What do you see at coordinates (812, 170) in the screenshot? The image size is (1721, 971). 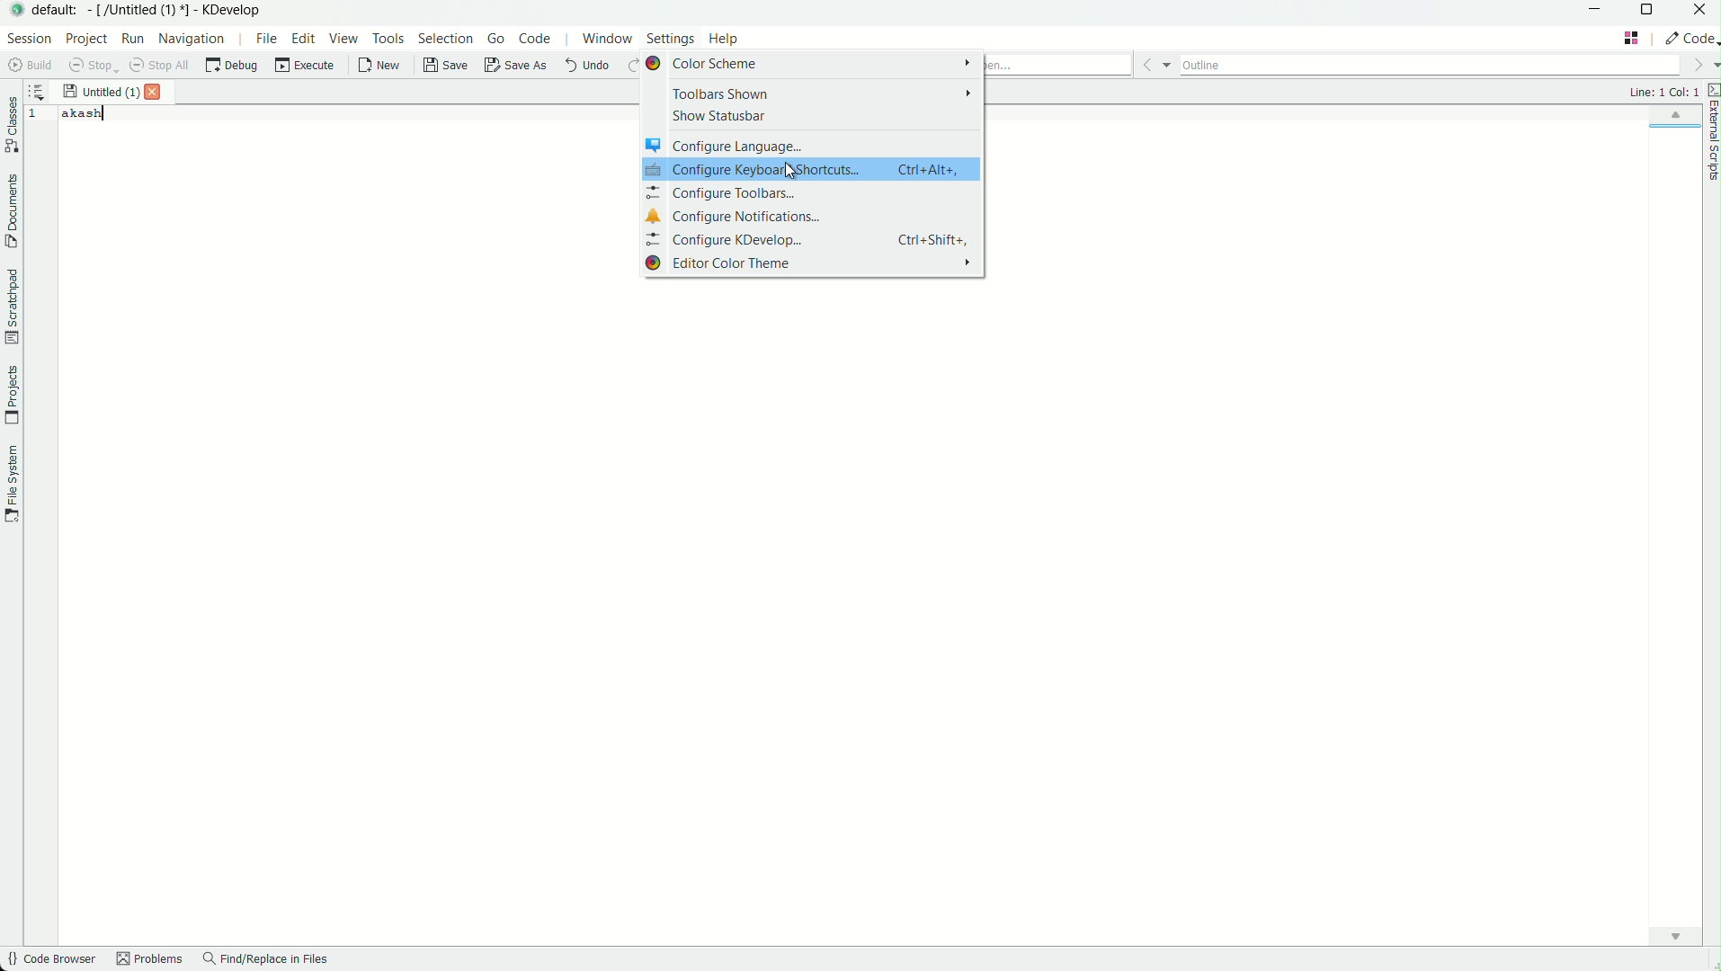 I see `configure keyboard shortcuts` at bounding box center [812, 170].